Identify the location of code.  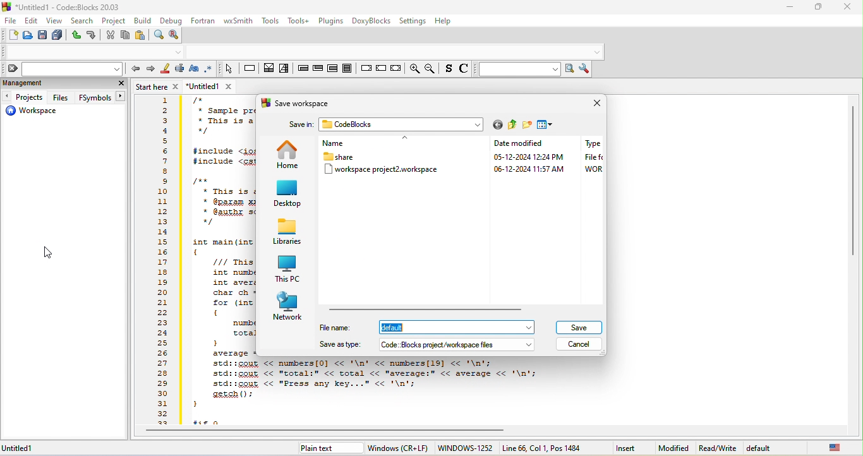
(392, 388).